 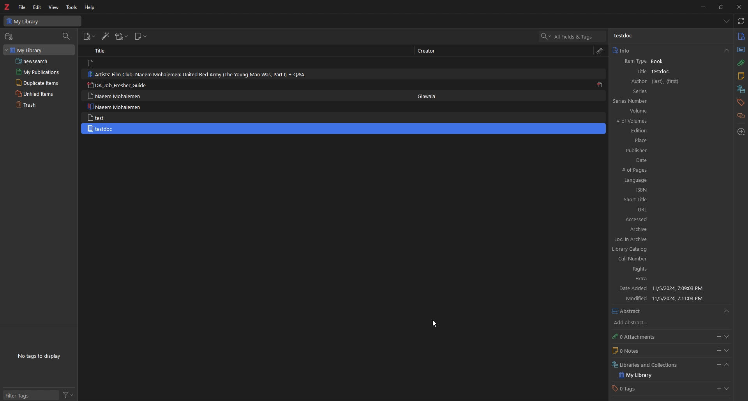 What do you see at coordinates (8, 7) in the screenshot?
I see `logo` at bounding box center [8, 7].